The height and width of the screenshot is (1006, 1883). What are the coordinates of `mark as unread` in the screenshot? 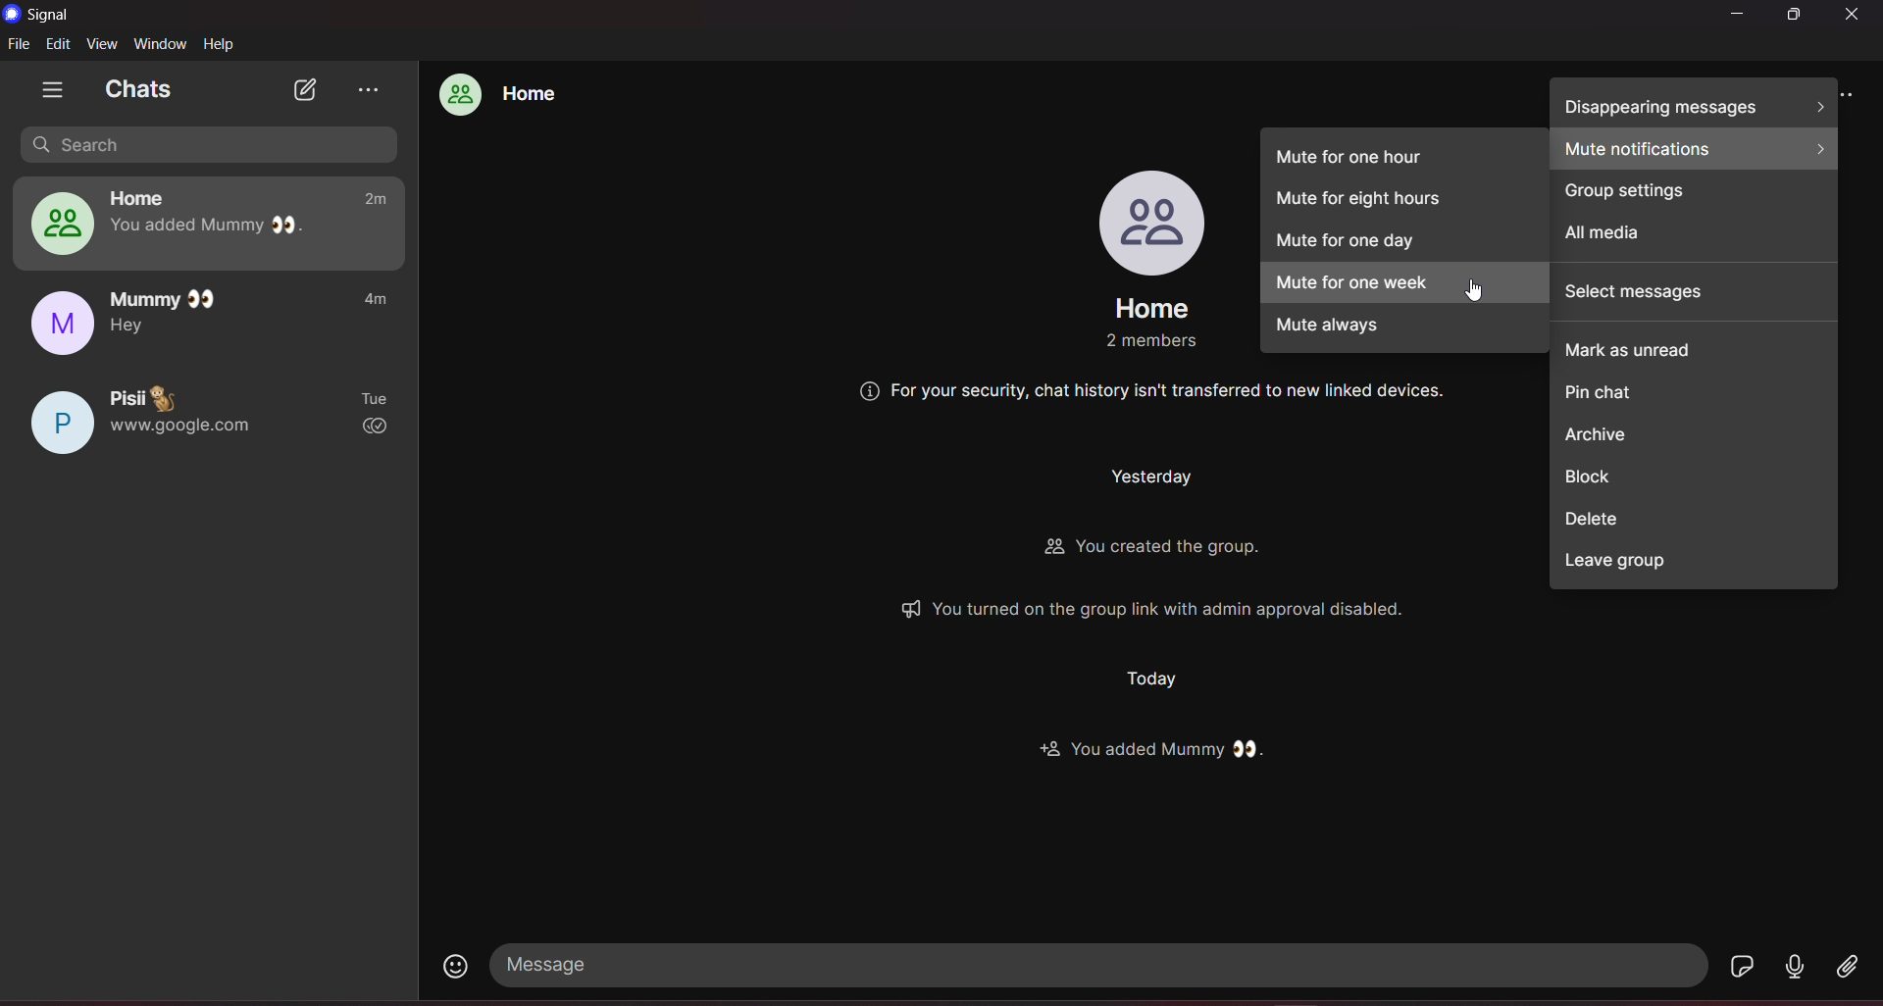 It's located at (1703, 344).